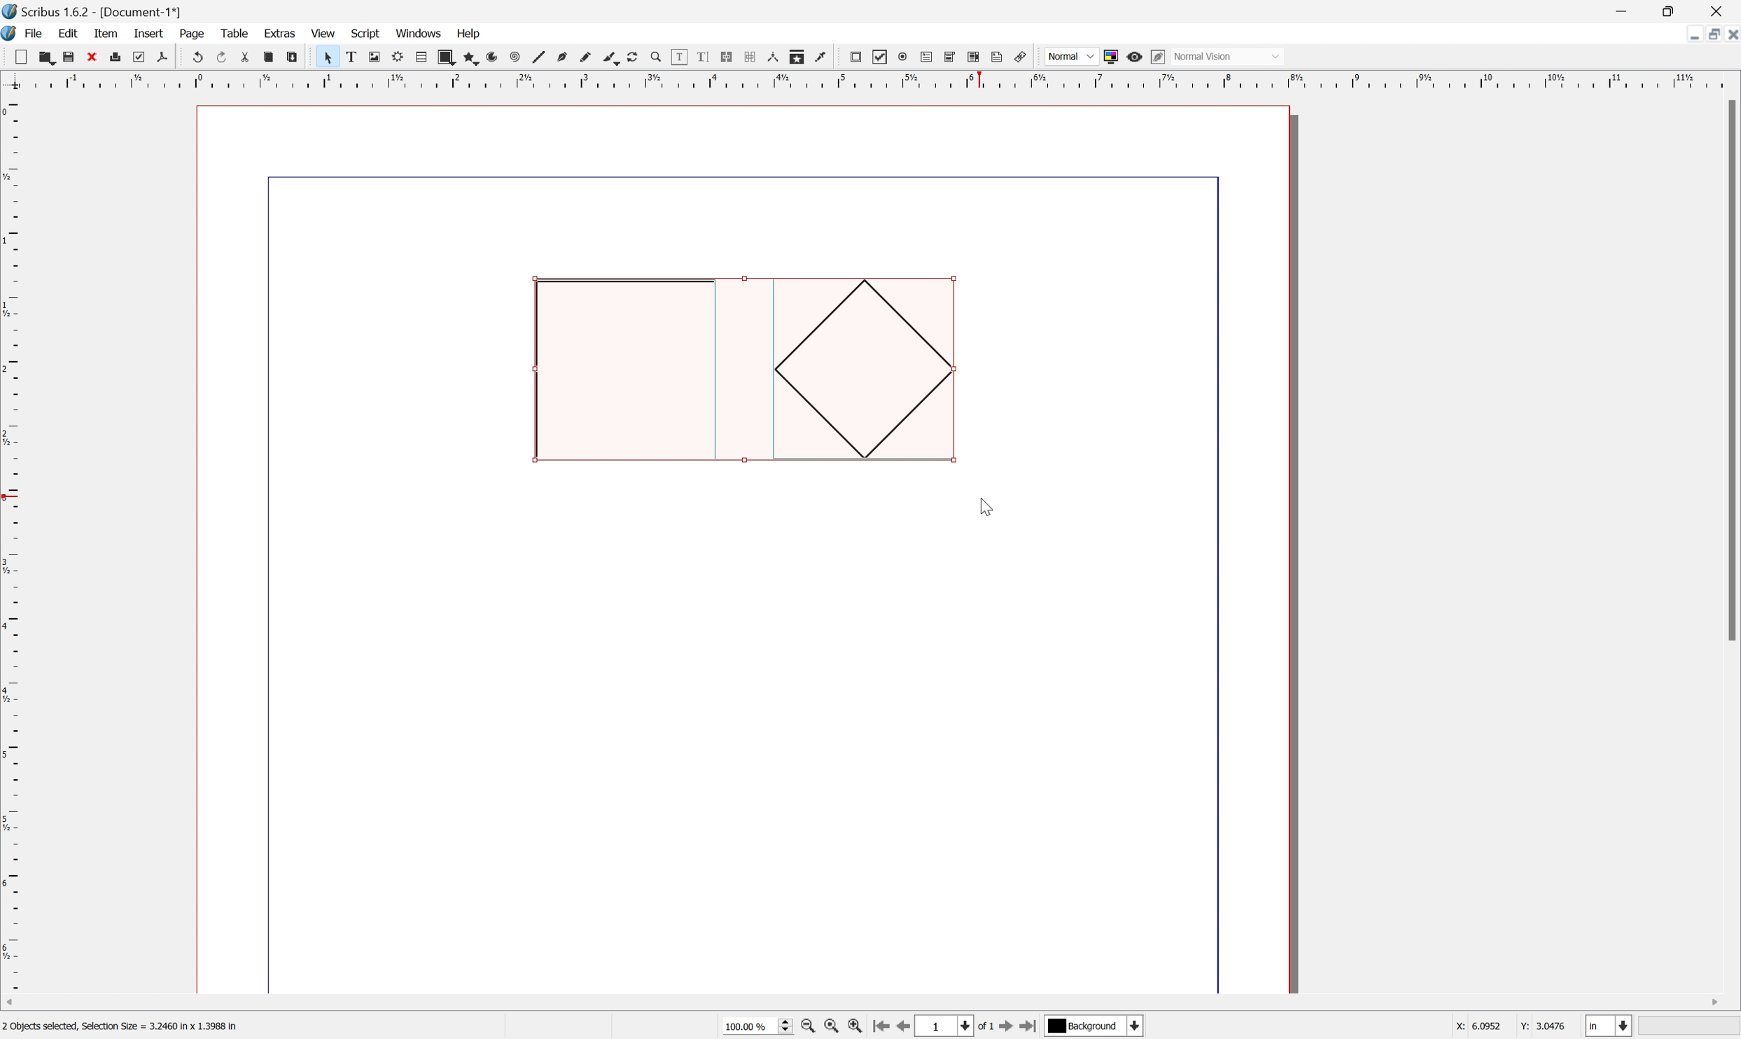 The image size is (1741, 1039). Describe the element at coordinates (1229, 55) in the screenshot. I see `Normal Vision` at that location.